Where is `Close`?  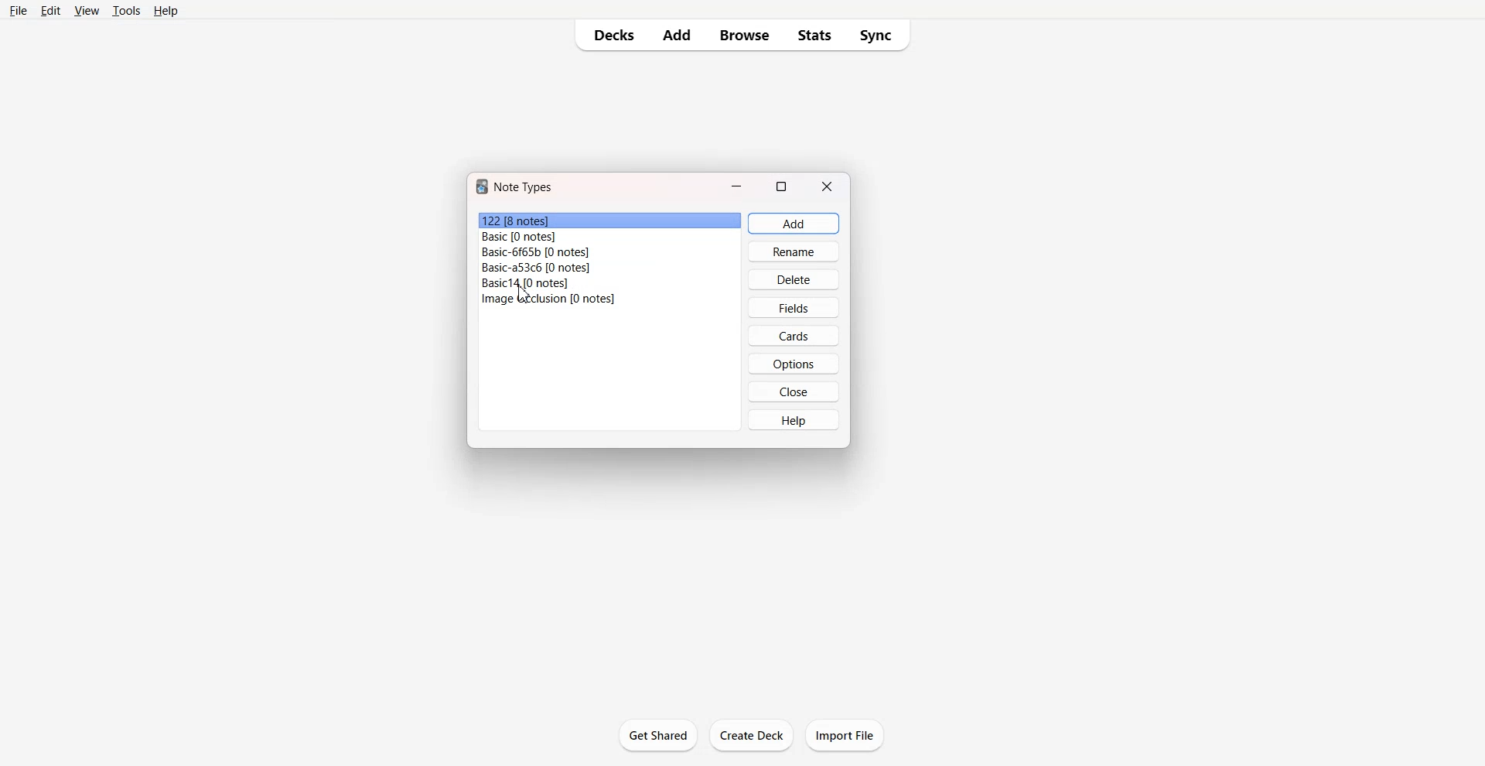 Close is located at coordinates (794, 392).